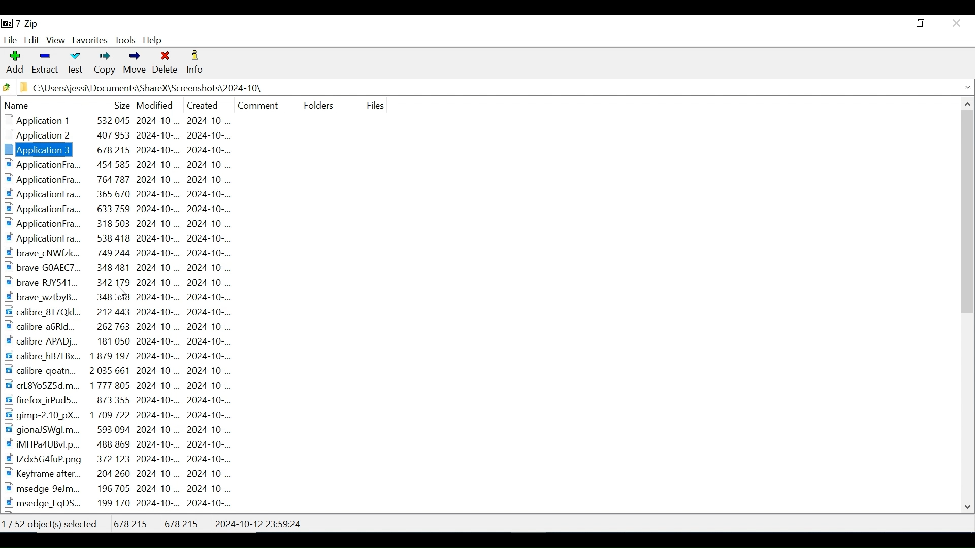 The width and height of the screenshot is (975, 548). Describe the element at coordinates (134, 371) in the screenshot. I see `calibre_goatn... 2035661 2024-10-... 2024-10-...` at that location.